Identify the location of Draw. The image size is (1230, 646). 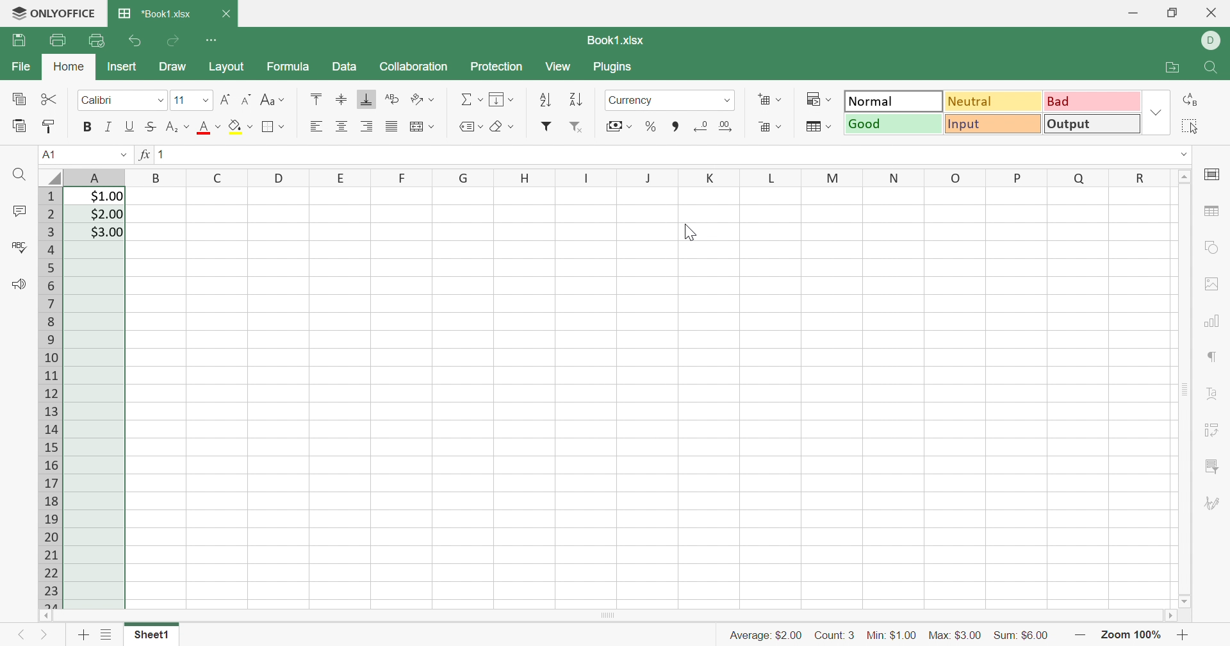
(173, 67).